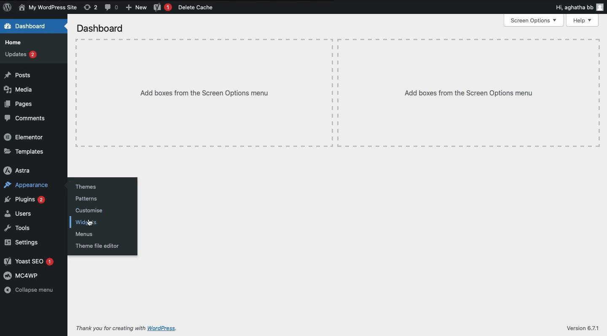 This screenshot has height=336, width=607. What do you see at coordinates (25, 119) in the screenshot?
I see `Comments` at bounding box center [25, 119].